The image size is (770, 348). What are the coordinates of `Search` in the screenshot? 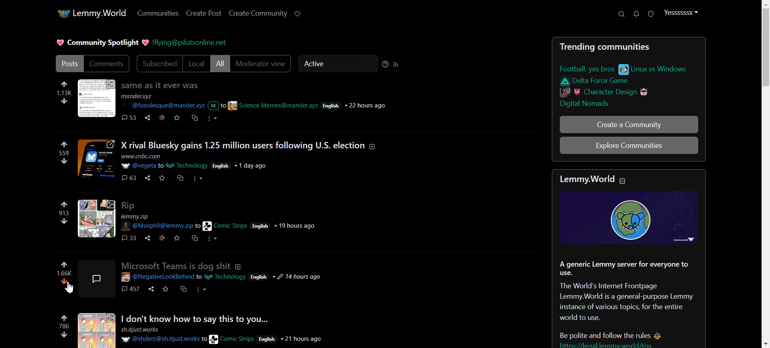 It's located at (621, 14).